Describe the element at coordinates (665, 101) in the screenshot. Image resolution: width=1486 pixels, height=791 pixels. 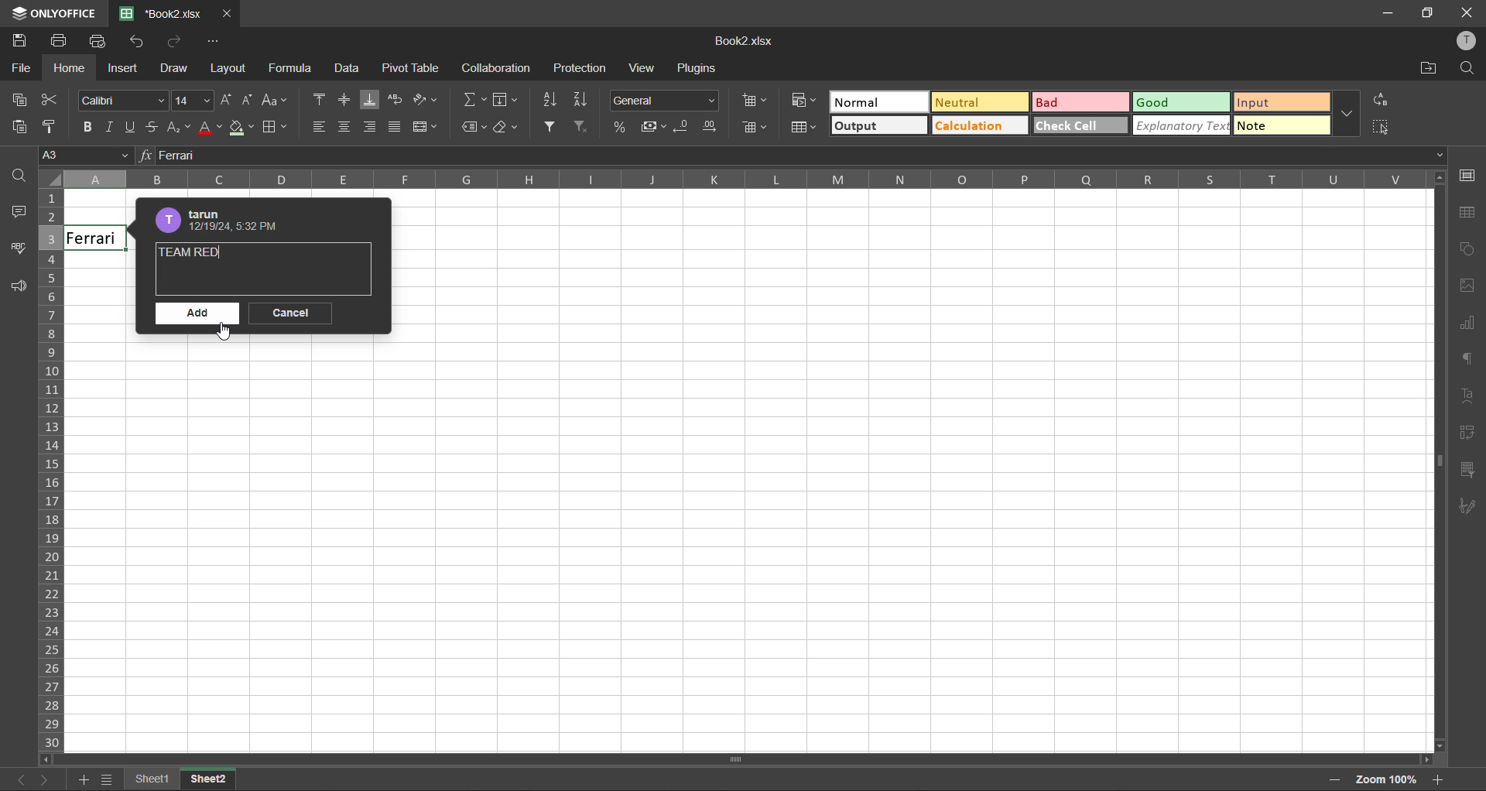
I see `number format` at that location.